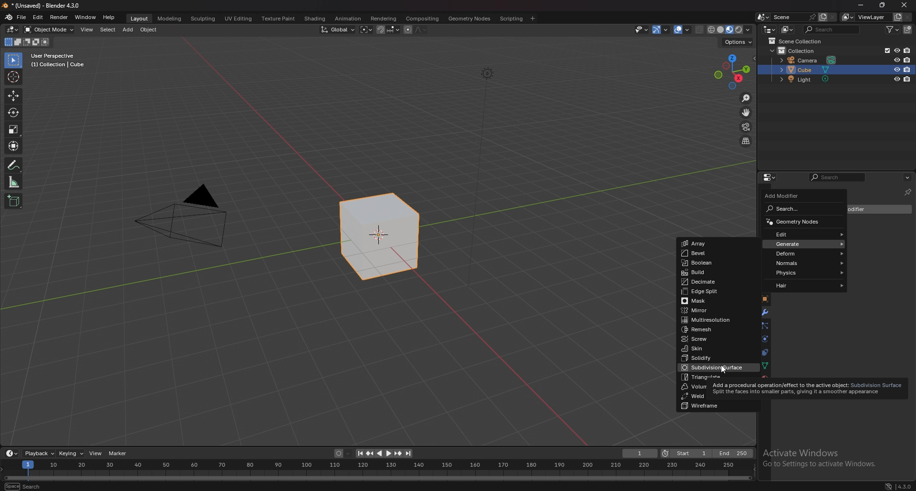 This screenshot has width=916, height=491. Describe the element at coordinates (109, 17) in the screenshot. I see `help` at that location.